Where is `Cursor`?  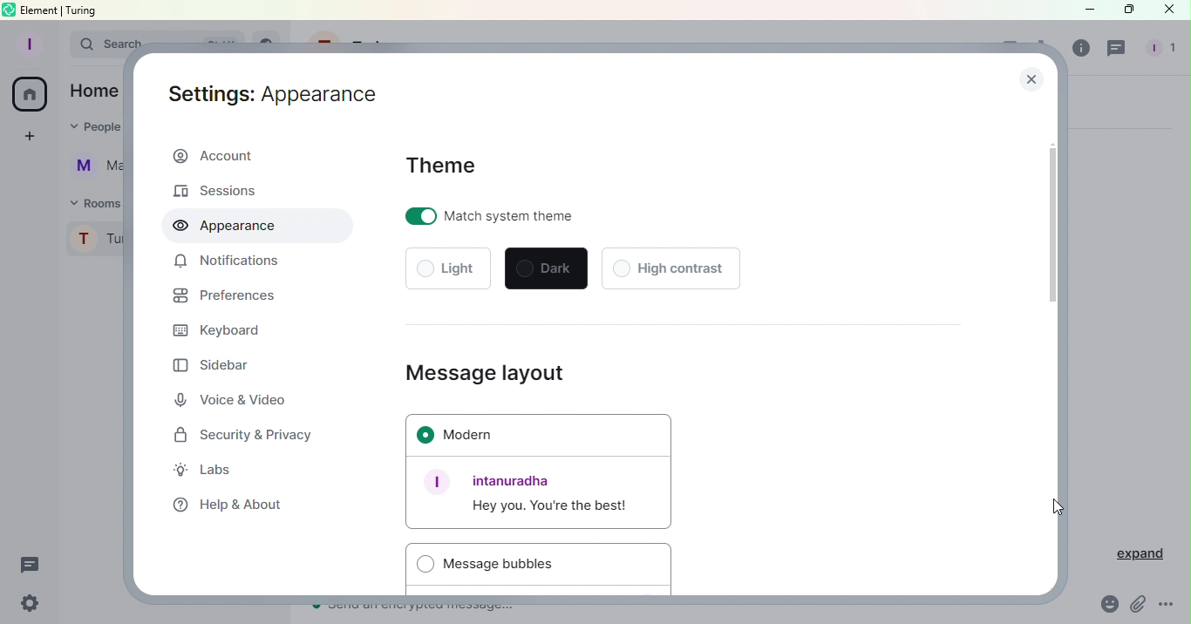
Cursor is located at coordinates (1055, 508).